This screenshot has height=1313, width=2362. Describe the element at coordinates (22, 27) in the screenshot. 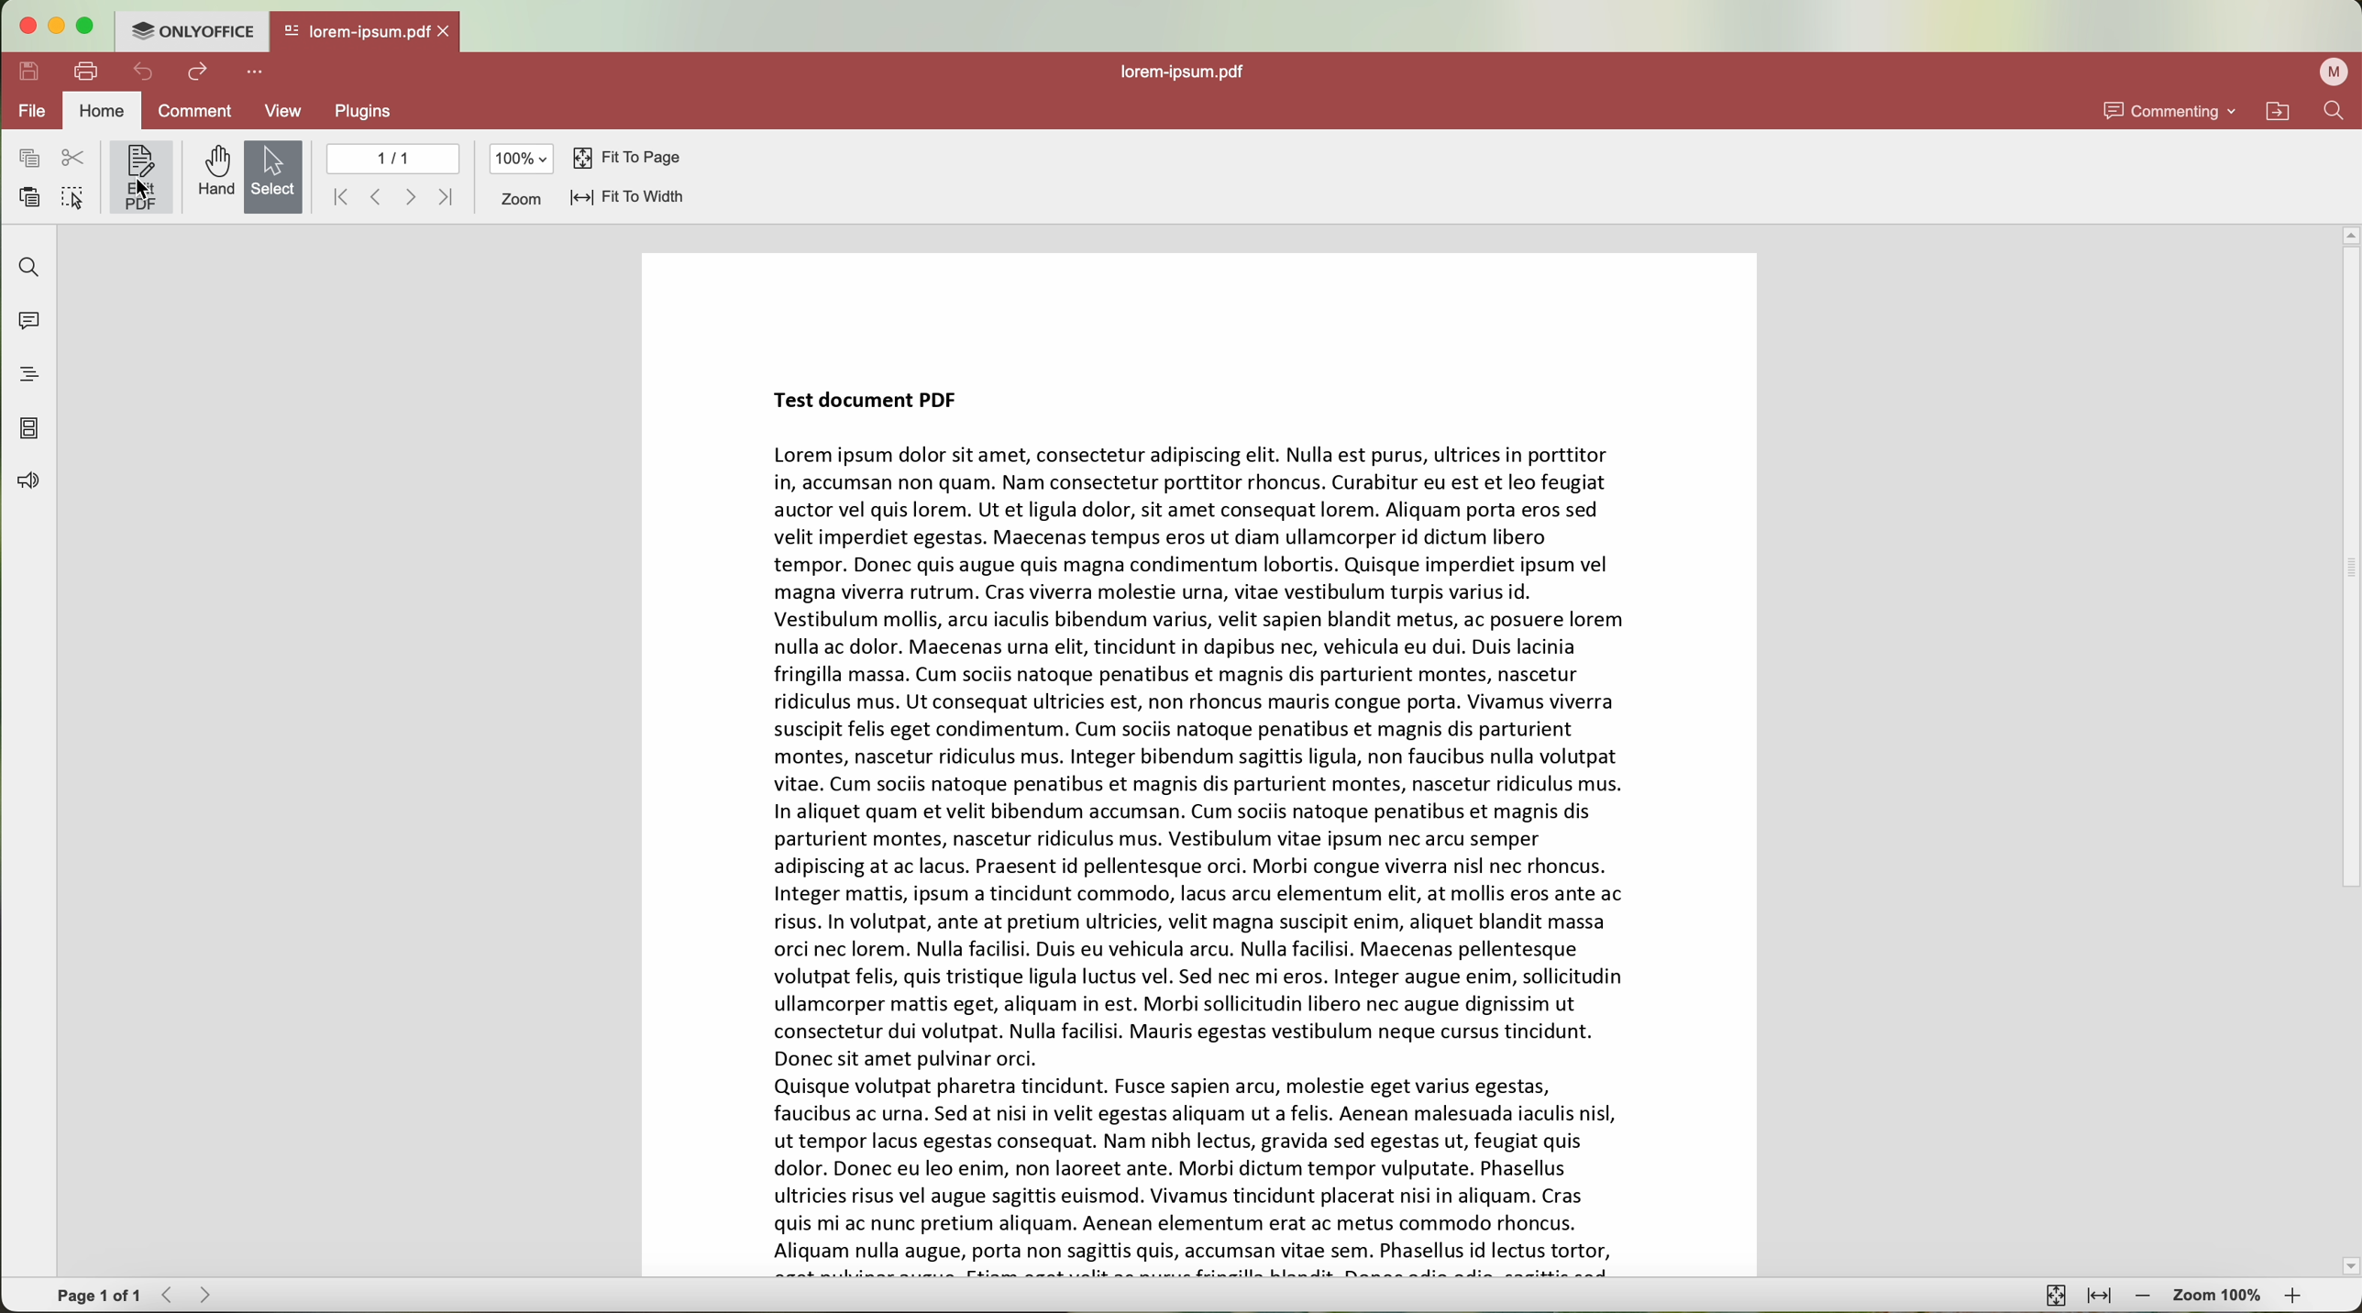

I see `close program` at that location.